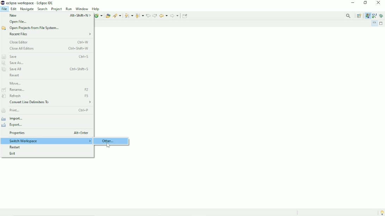  Describe the element at coordinates (49, 133) in the screenshot. I see `Properties` at that location.